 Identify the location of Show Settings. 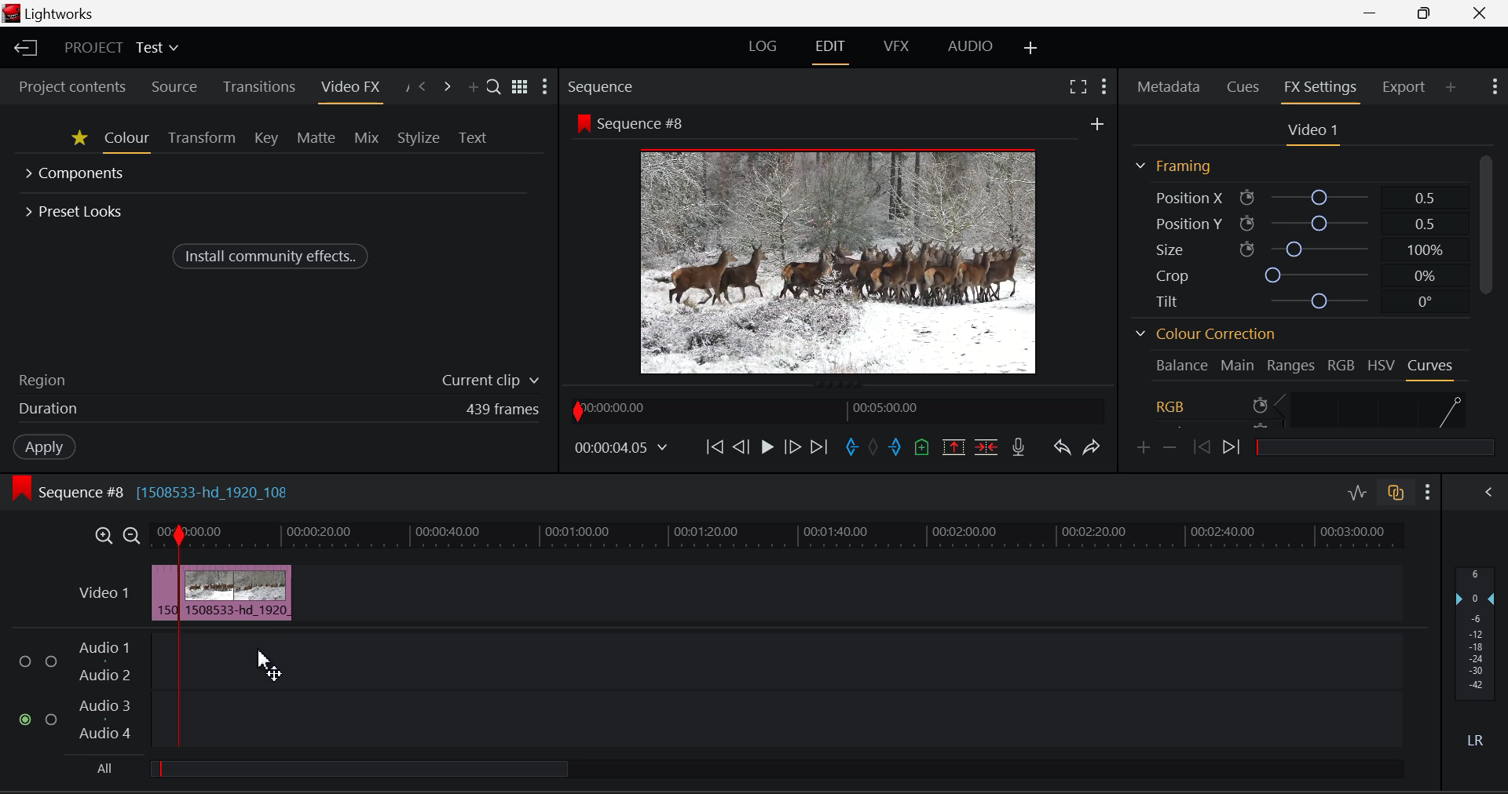
(1494, 89).